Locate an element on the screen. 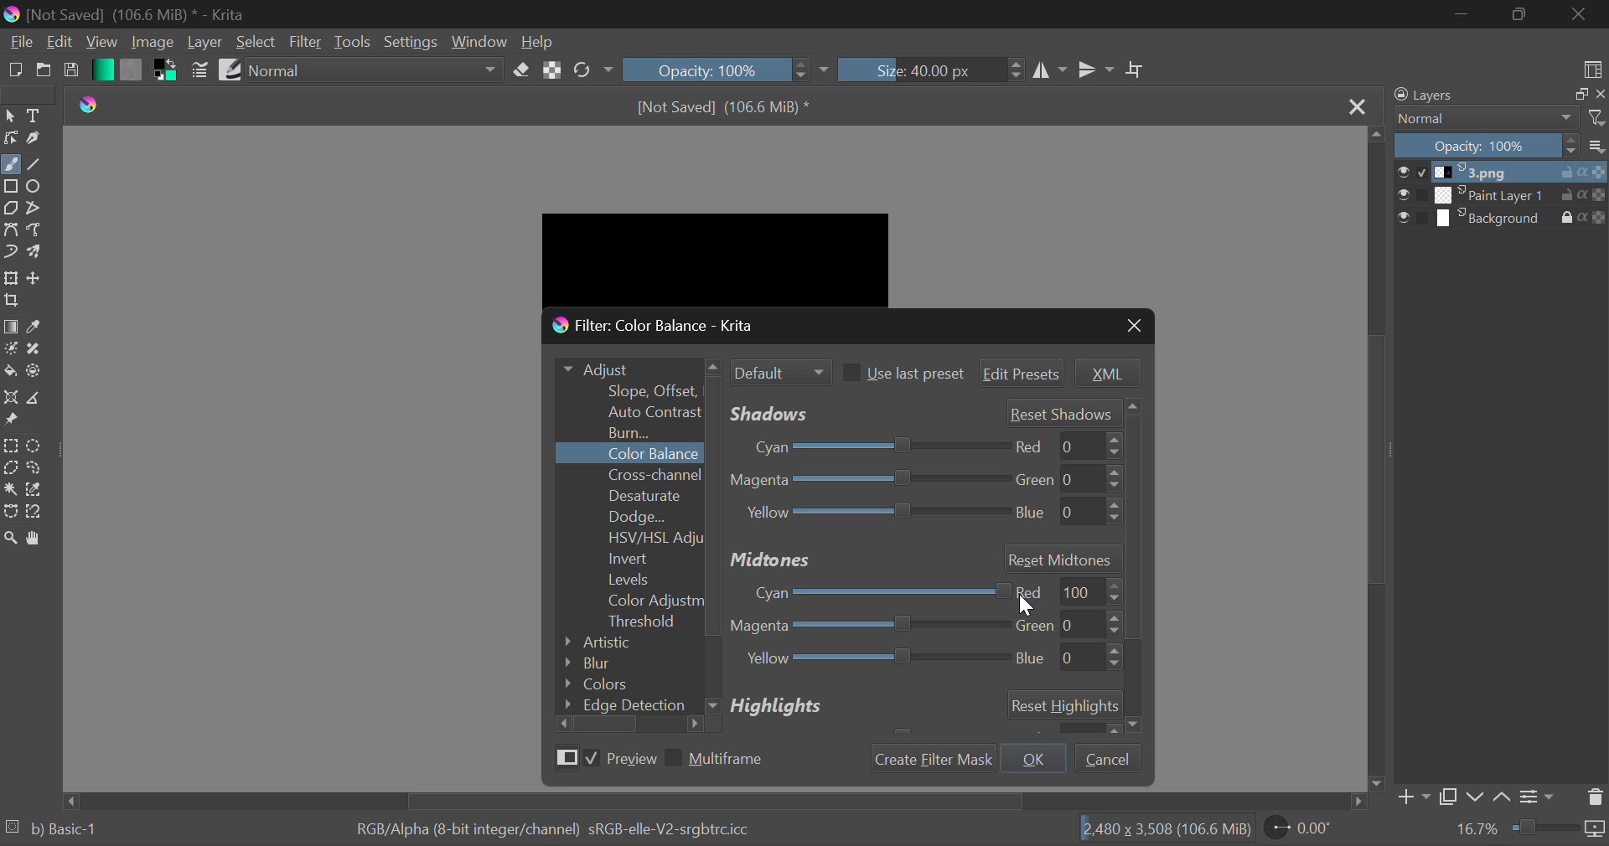  Krita Logo is located at coordinates (89, 103).